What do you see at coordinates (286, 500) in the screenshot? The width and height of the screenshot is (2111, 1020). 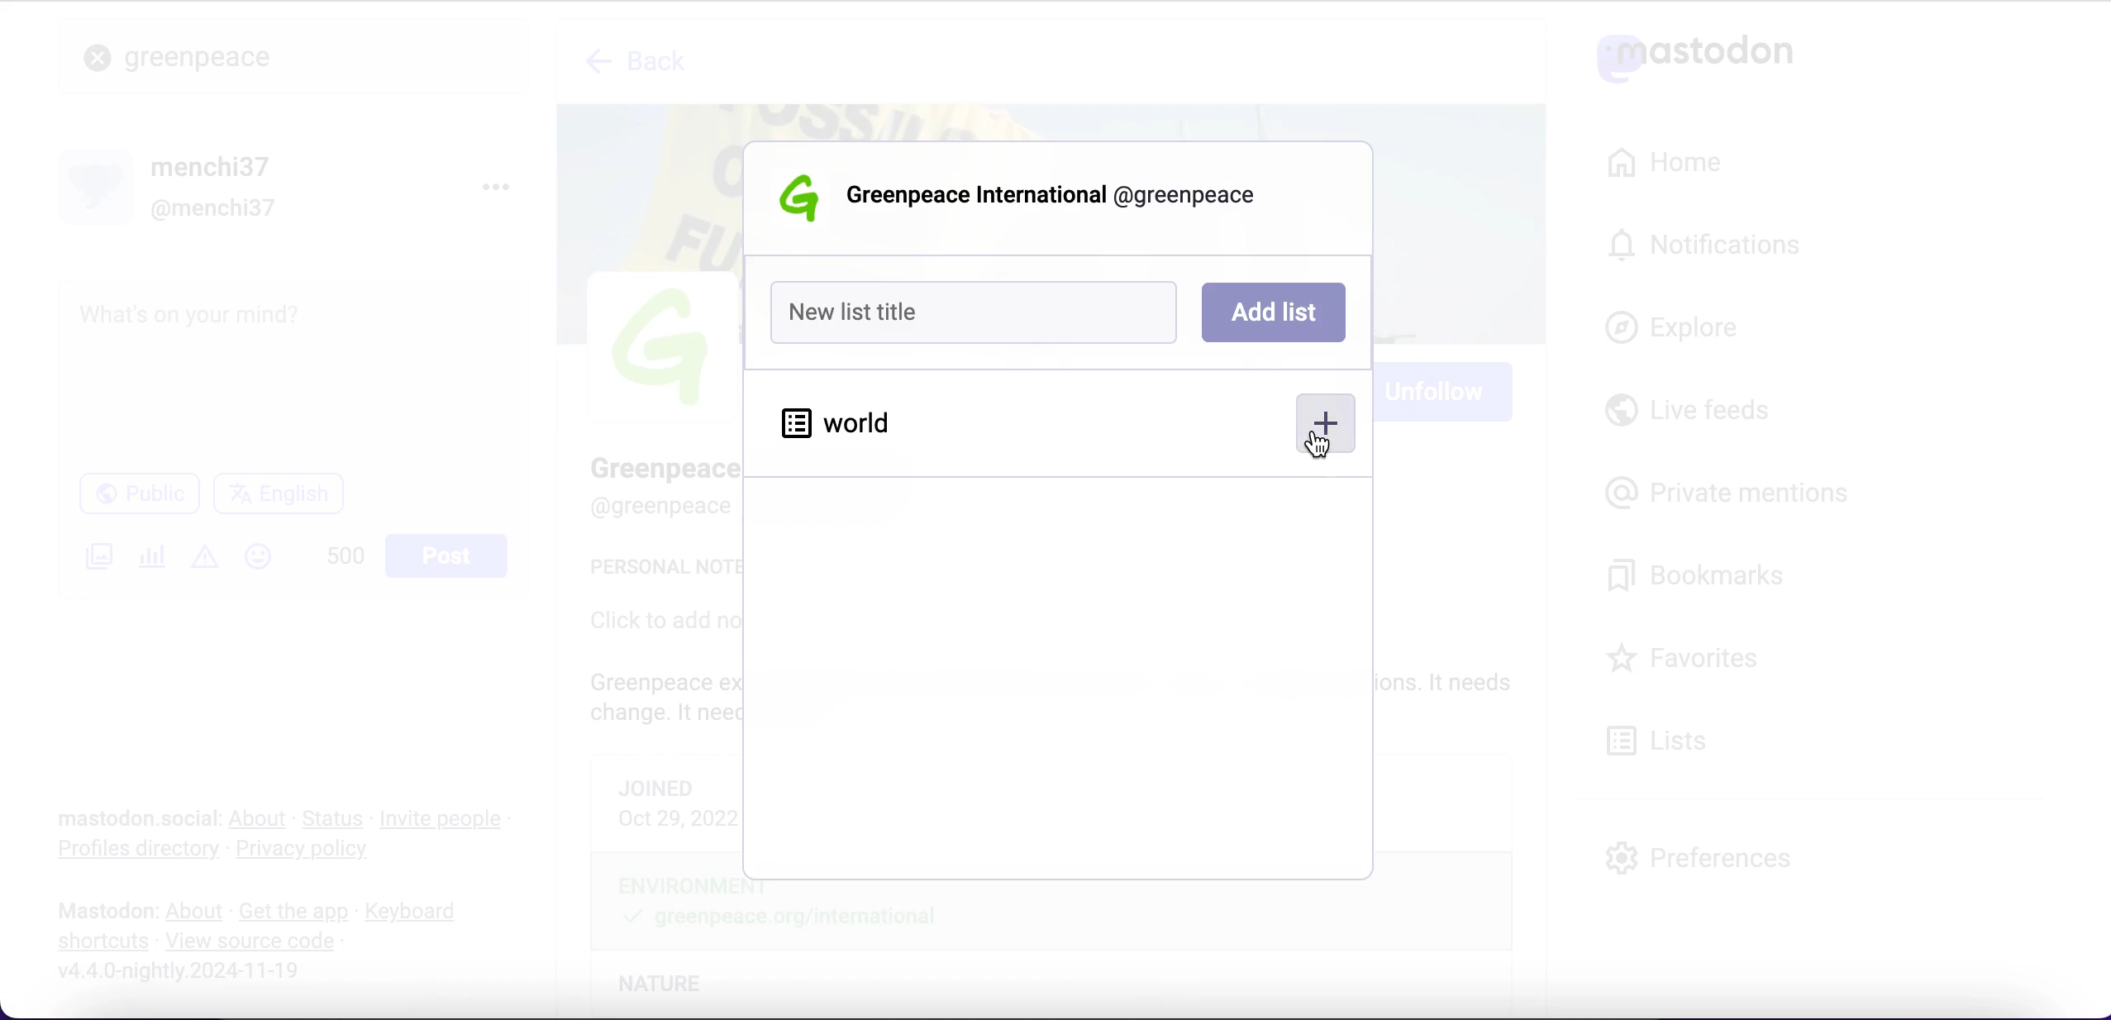 I see `language` at bounding box center [286, 500].